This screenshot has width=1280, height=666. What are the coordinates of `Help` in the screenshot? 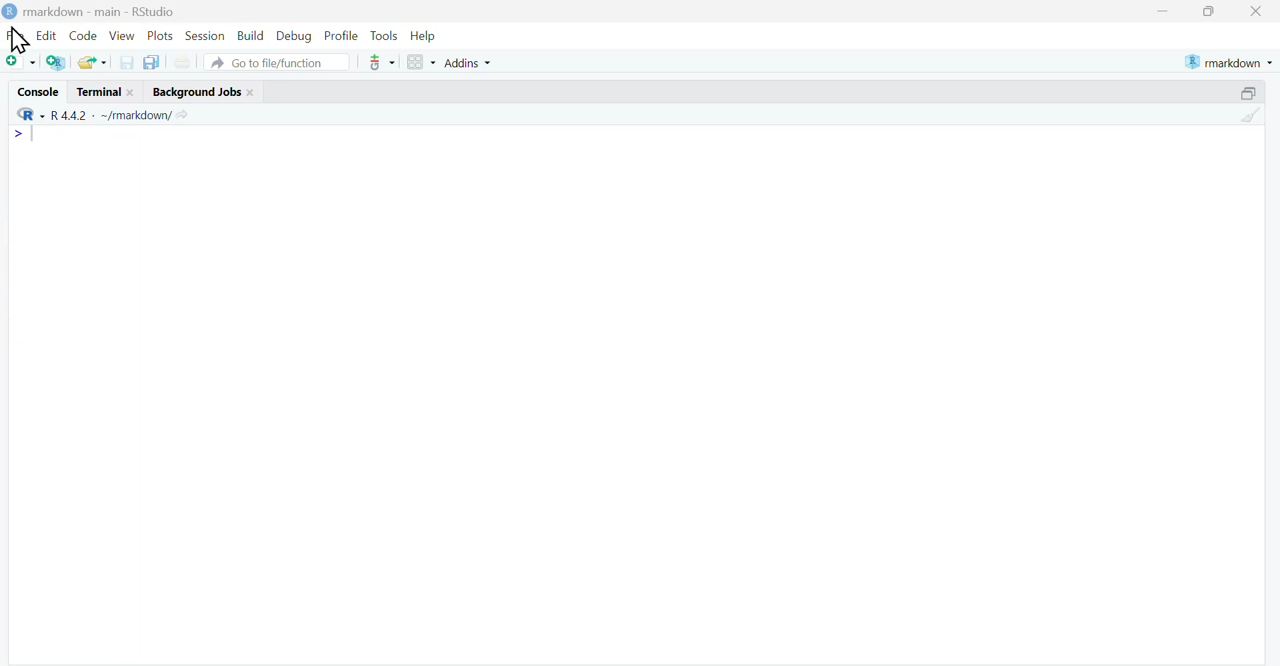 It's located at (423, 37).